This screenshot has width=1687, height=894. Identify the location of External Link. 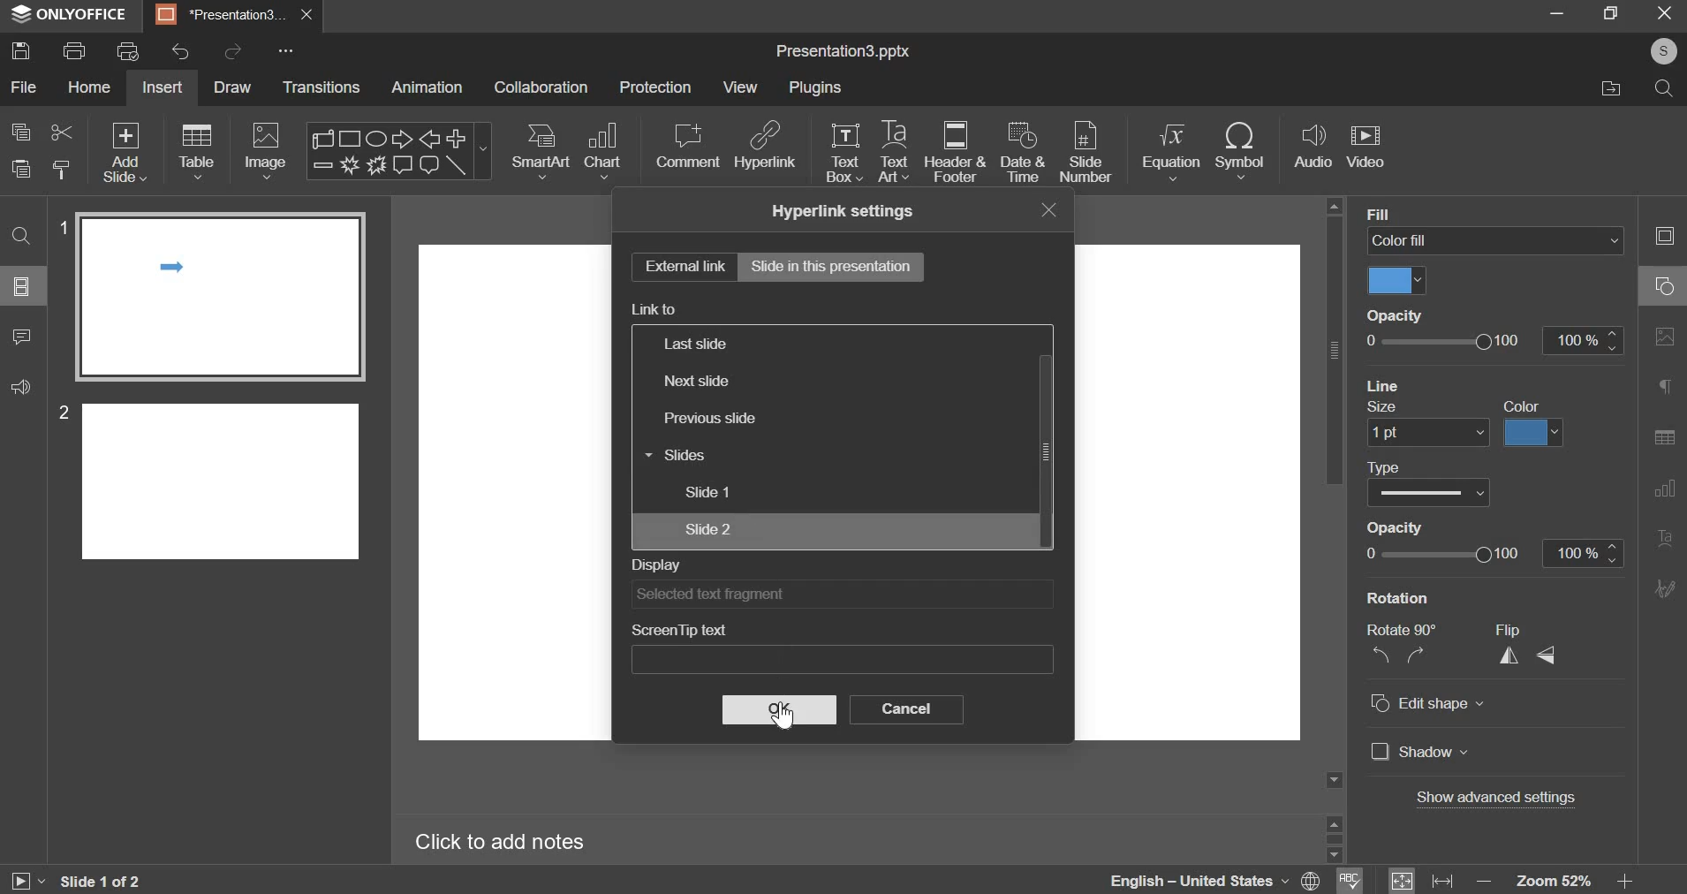
(680, 267).